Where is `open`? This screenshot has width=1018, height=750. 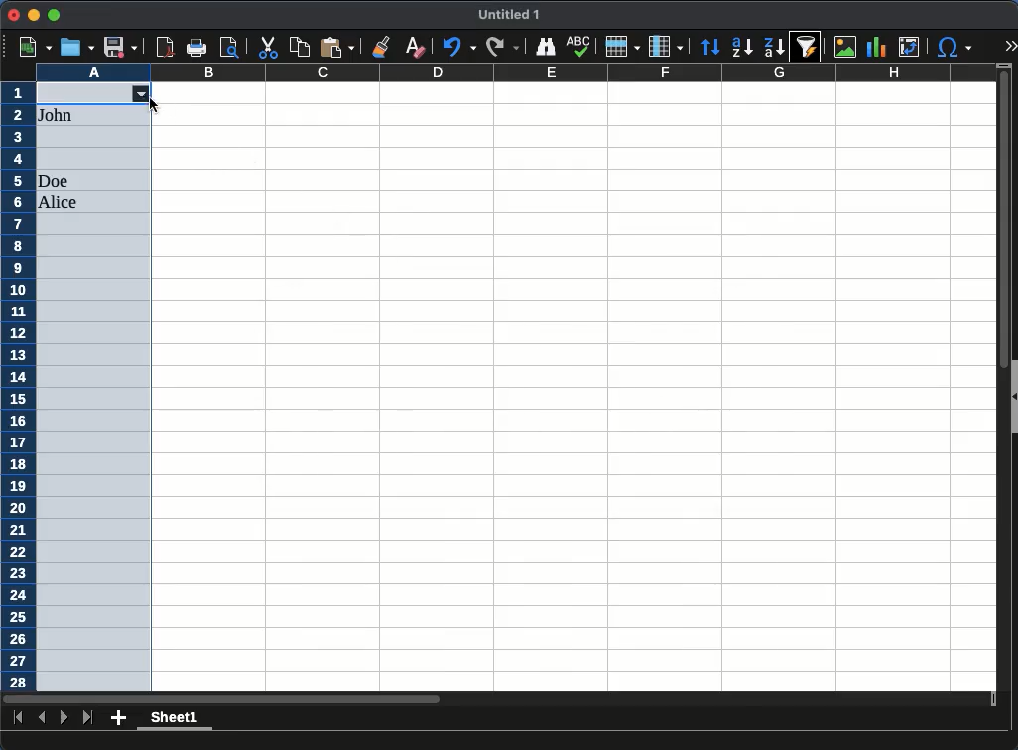
open is located at coordinates (77, 47).